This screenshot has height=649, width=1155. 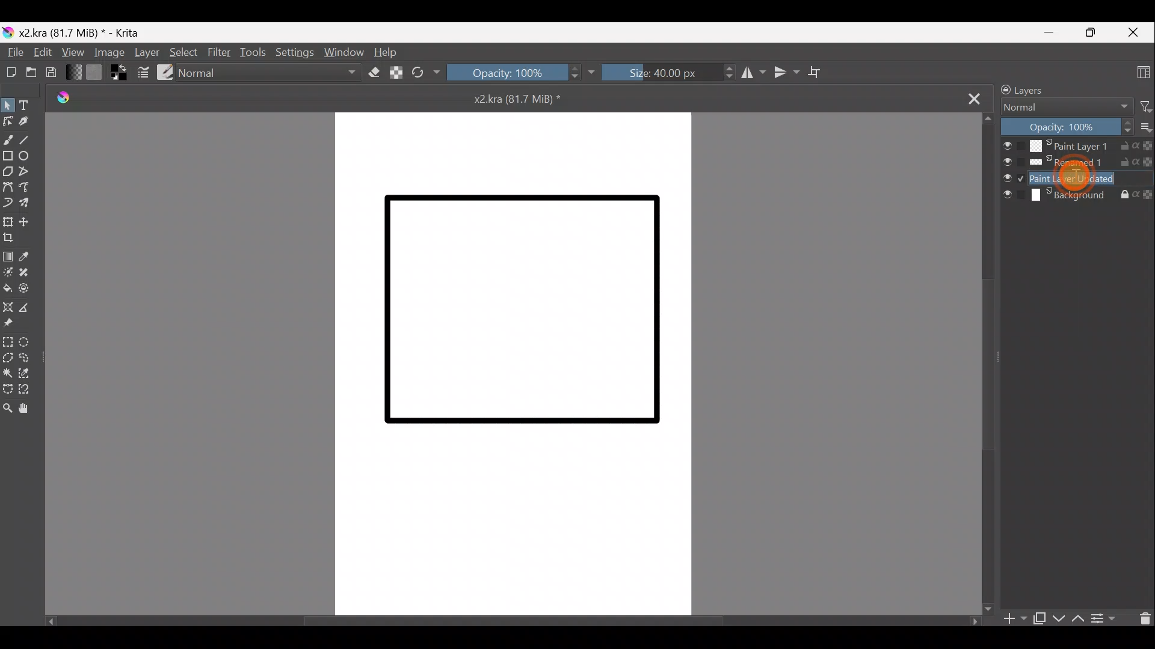 What do you see at coordinates (8, 204) in the screenshot?
I see `Dynamic brush tool` at bounding box center [8, 204].